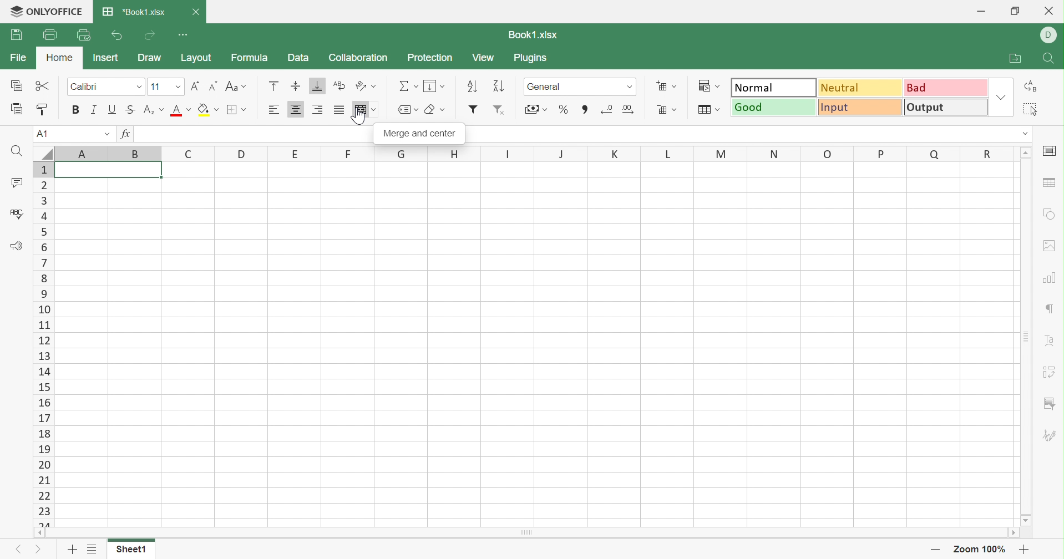 This screenshot has height=559, width=1064. Describe the element at coordinates (607, 108) in the screenshot. I see `Decrease decimal` at that location.